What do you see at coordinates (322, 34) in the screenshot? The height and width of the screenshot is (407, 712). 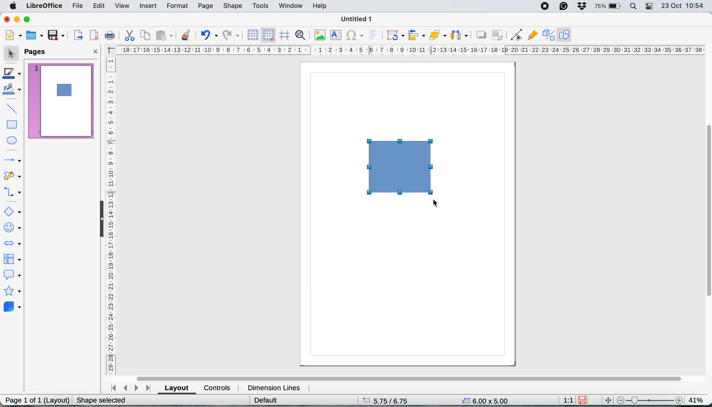 I see `insert image` at bounding box center [322, 34].